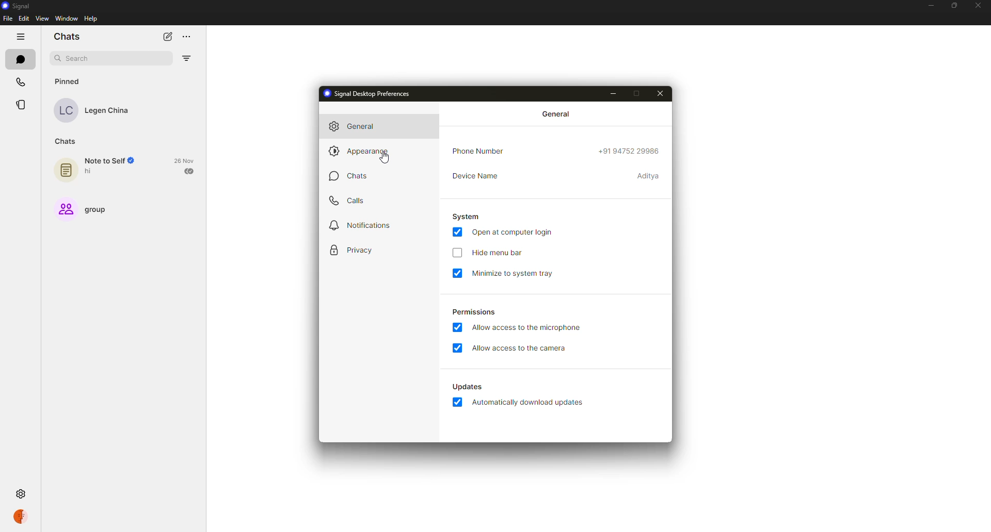  I want to click on calls, so click(22, 81).